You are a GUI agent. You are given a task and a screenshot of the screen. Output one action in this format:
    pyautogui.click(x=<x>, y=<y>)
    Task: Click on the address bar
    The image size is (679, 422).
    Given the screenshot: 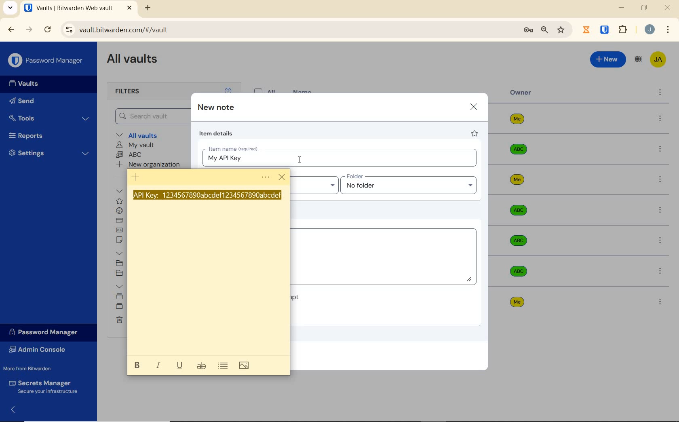 What is the action you would take?
    pyautogui.click(x=286, y=30)
    